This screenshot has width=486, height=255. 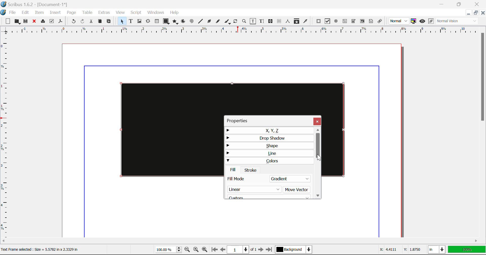 I want to click on PDF Push Button, so click(x=318, y=21).